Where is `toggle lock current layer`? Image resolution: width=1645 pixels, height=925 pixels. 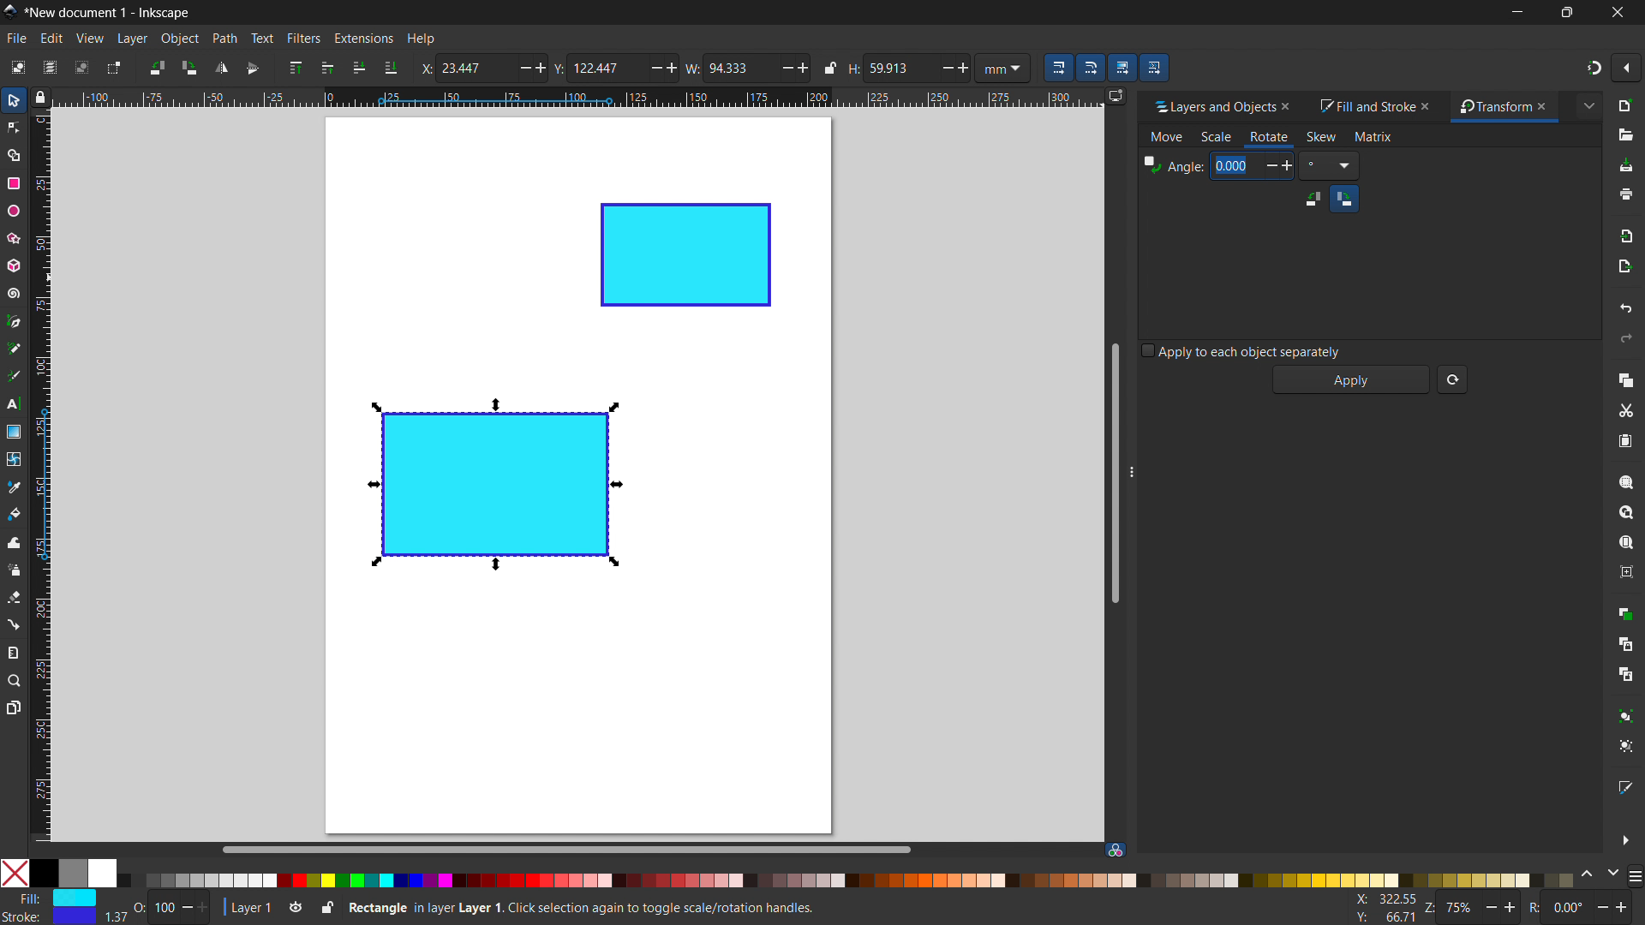
toggle lock current layer is located at coordinates (326, 906).